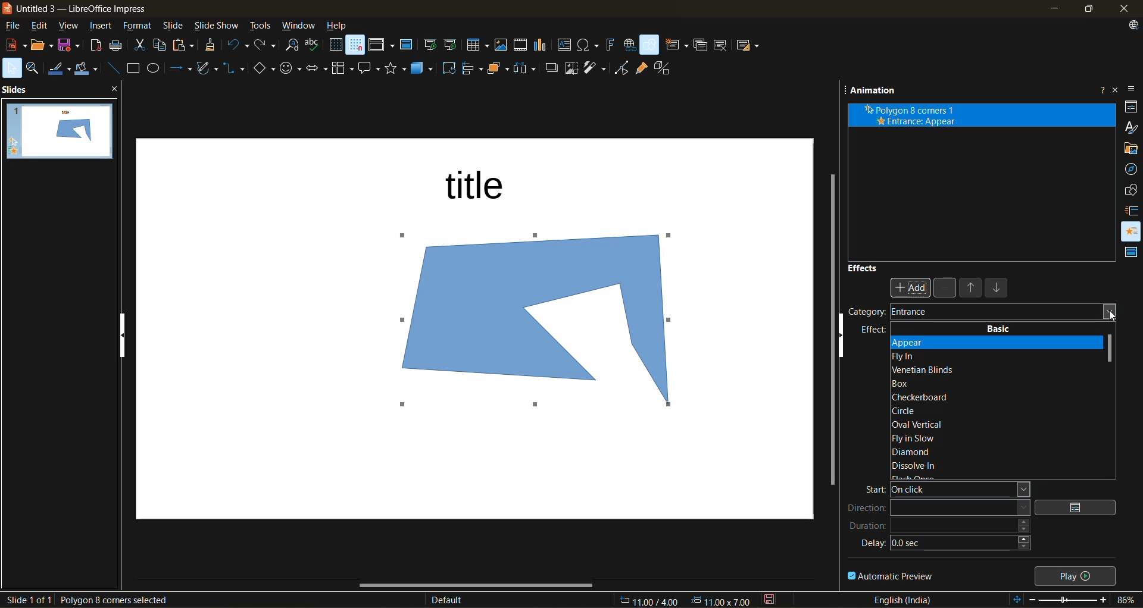 The width and height of the screenshot is (1143, 608). What do you see at coordinates (291, 70) in the screenshot?
I see `symbol shapes` at bounding box center [291, 70].